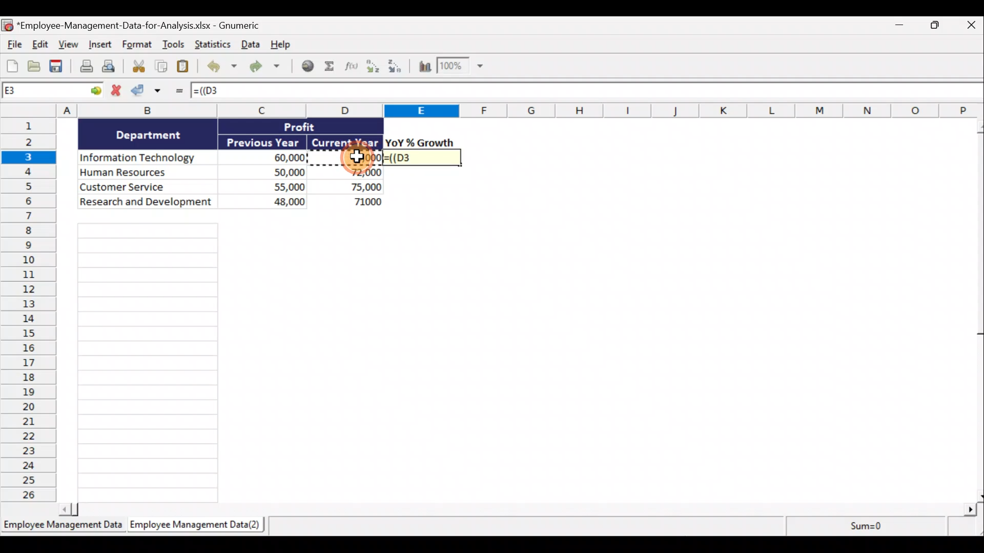 Image resolution: width=984 pixels, height=553 pixels. I want to click on Format, so click(138, 46).